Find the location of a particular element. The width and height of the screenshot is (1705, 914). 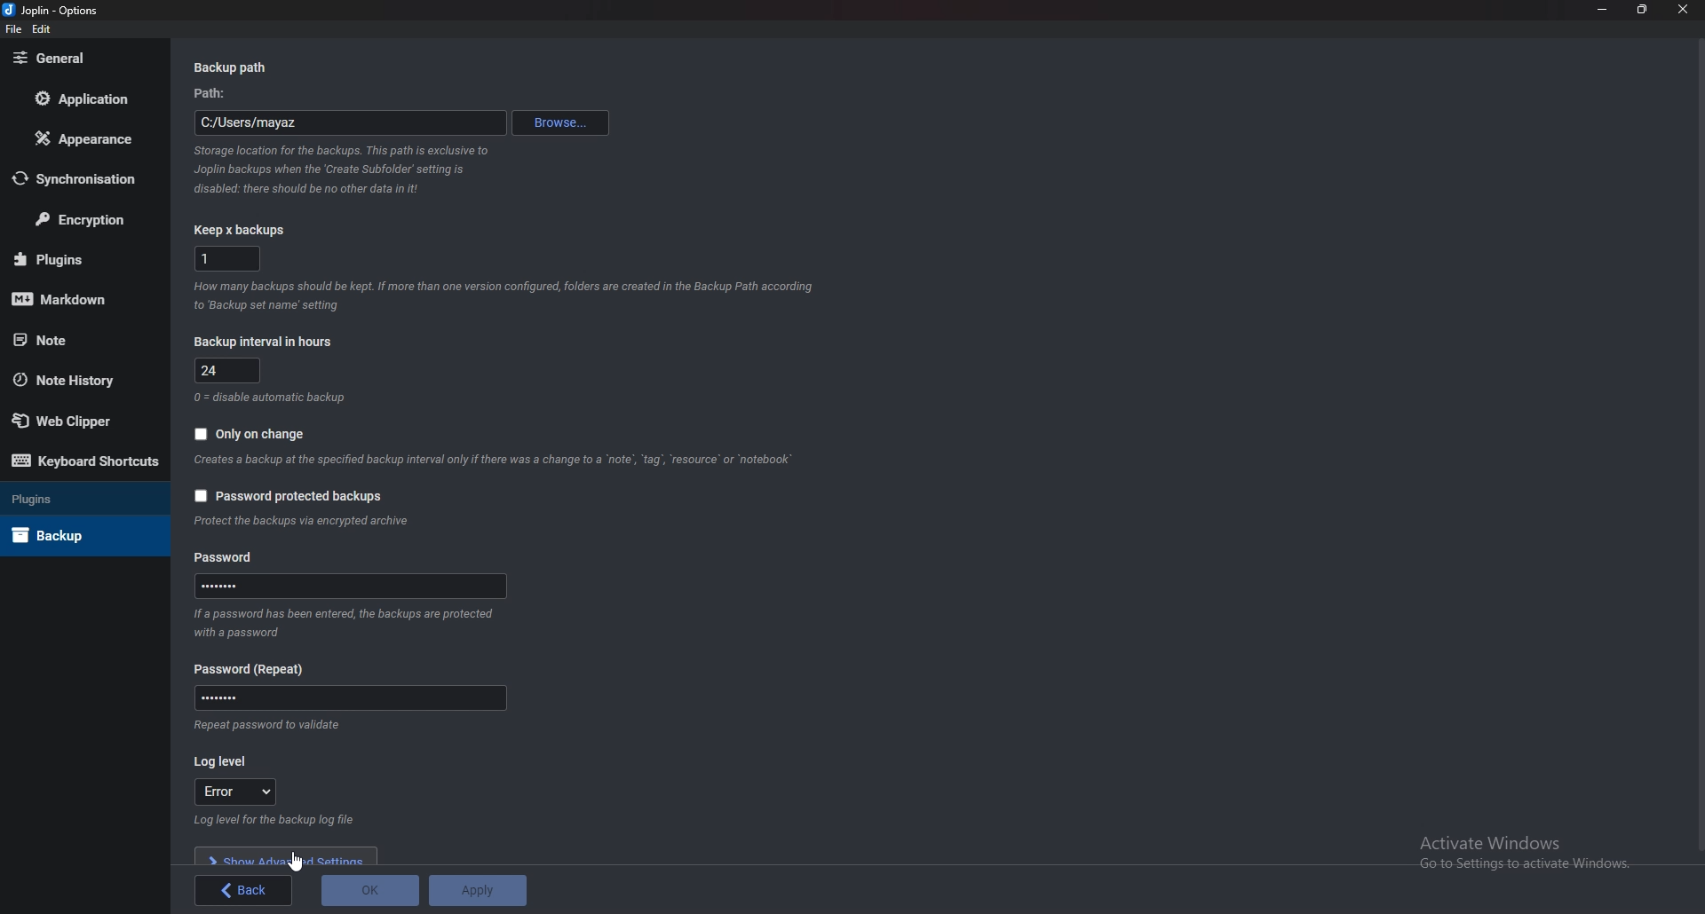

cursor is located at coordinates (298, 861).